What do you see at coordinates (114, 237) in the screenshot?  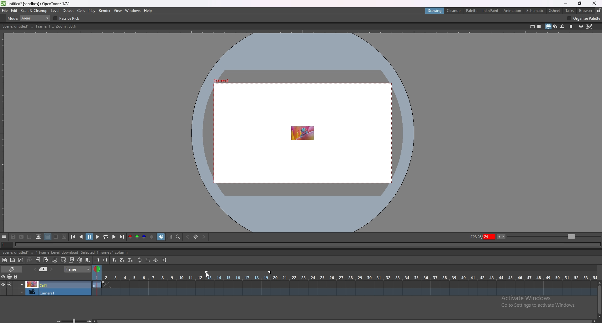 I see `next frame` at bounding box center [114, 237].